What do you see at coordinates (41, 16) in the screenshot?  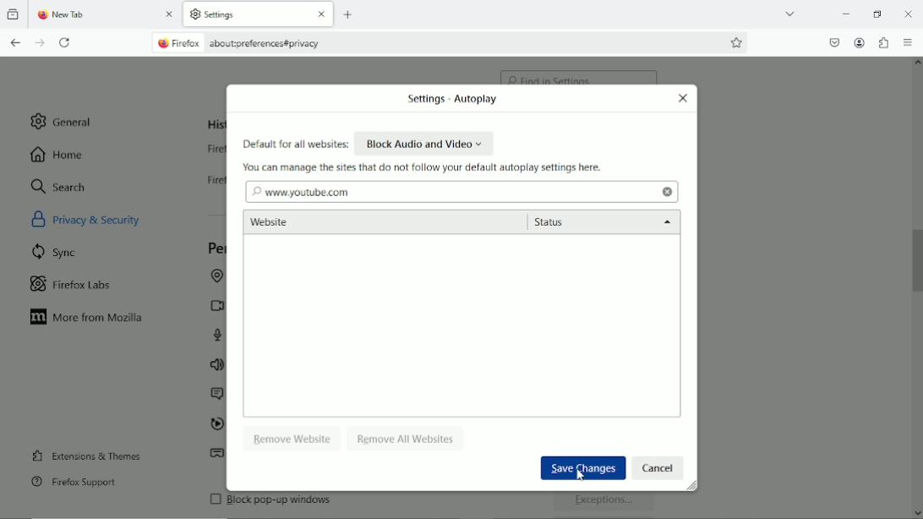 I see `firefox logo` at bounding box center [41, 16].